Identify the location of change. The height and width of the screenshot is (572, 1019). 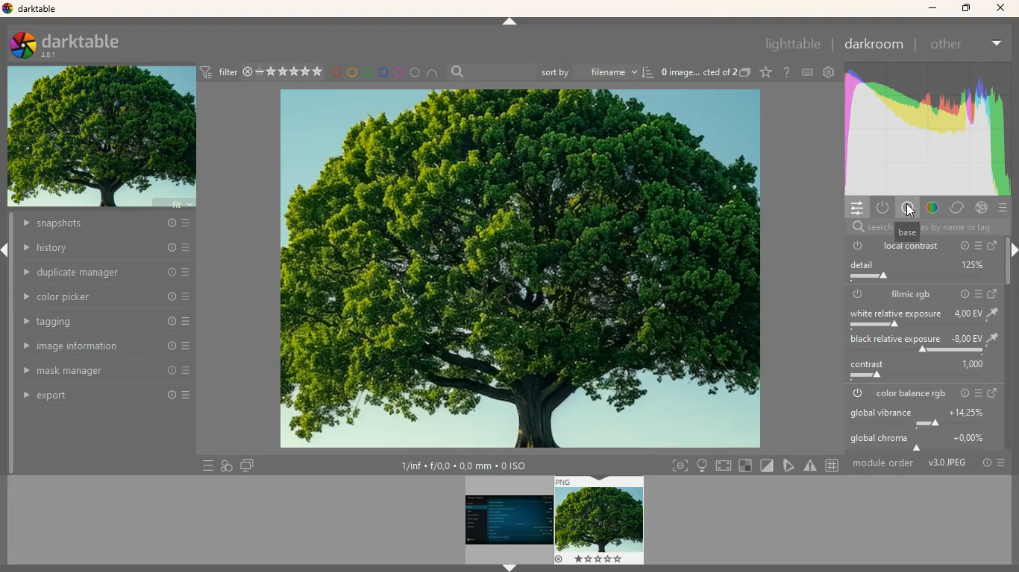
(993, 247).